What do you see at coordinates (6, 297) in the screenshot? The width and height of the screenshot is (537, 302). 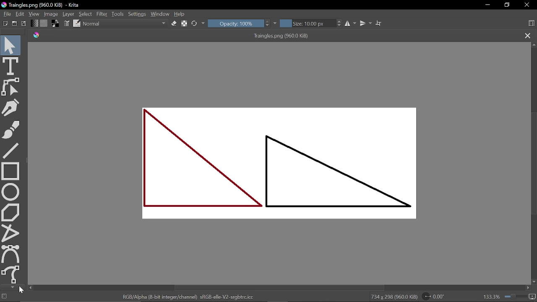 I see `No selection` at bounding box center [6, 297].